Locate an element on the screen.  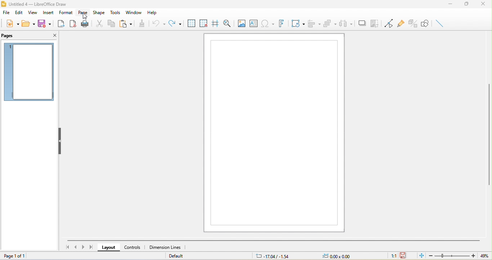
the document has not been modified since the last save is located at coordinates (407, 255).